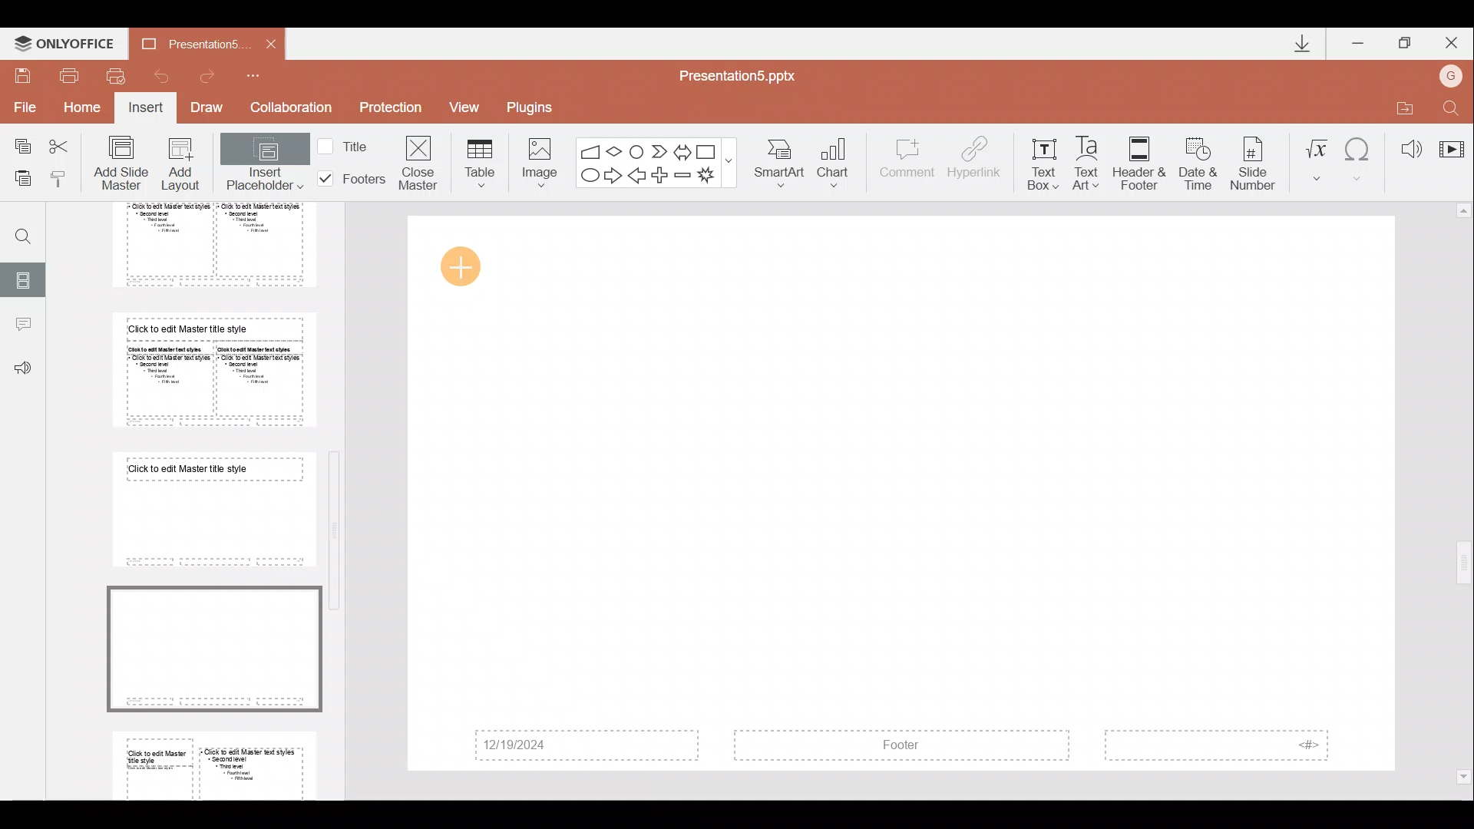  What do you see at coordinates (263, 165) in the screenshot?
I see `Insert placeholder` at bounding box center [263, 165].